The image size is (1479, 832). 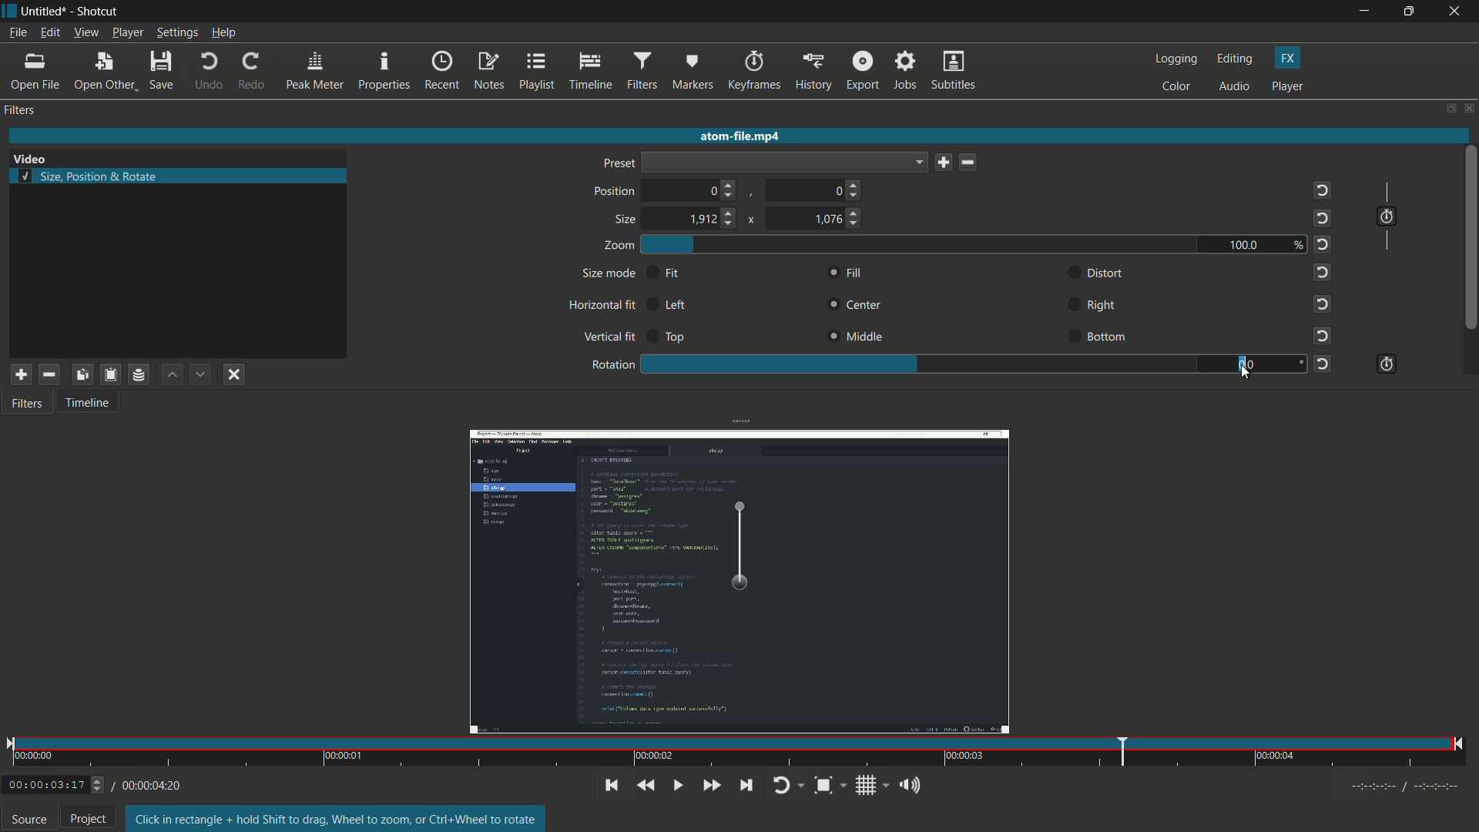 What do you see at coordinates (753, 72) in the screenshot?
I see `keyframes` at bounding box center [753, 72].